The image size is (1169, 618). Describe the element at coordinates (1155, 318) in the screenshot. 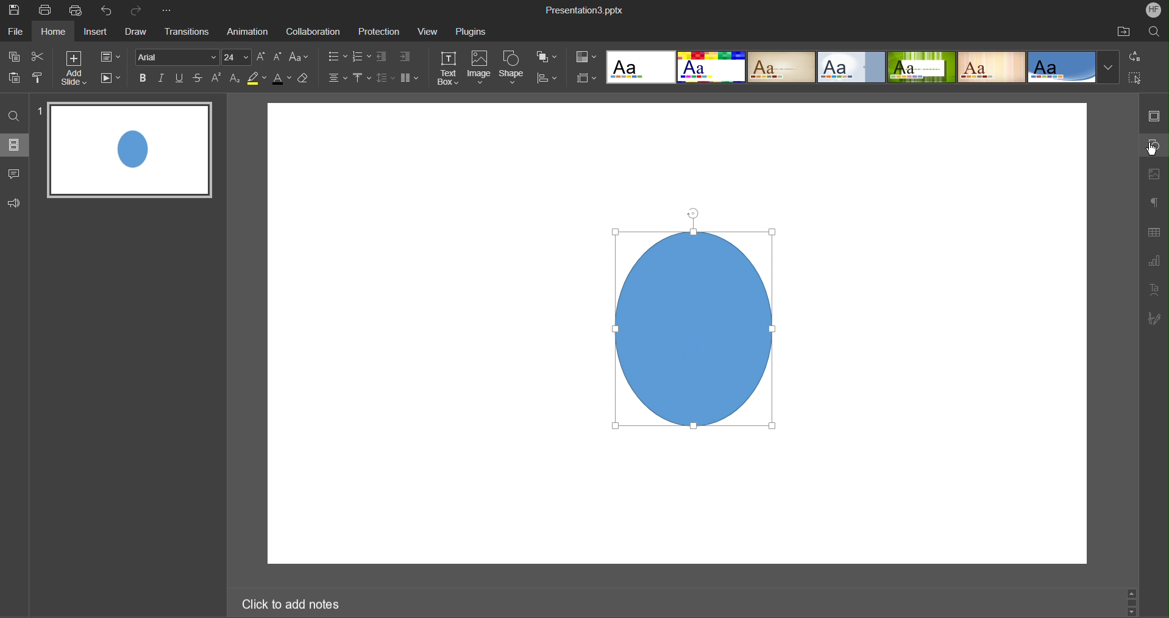

I see `Signature` at that location.